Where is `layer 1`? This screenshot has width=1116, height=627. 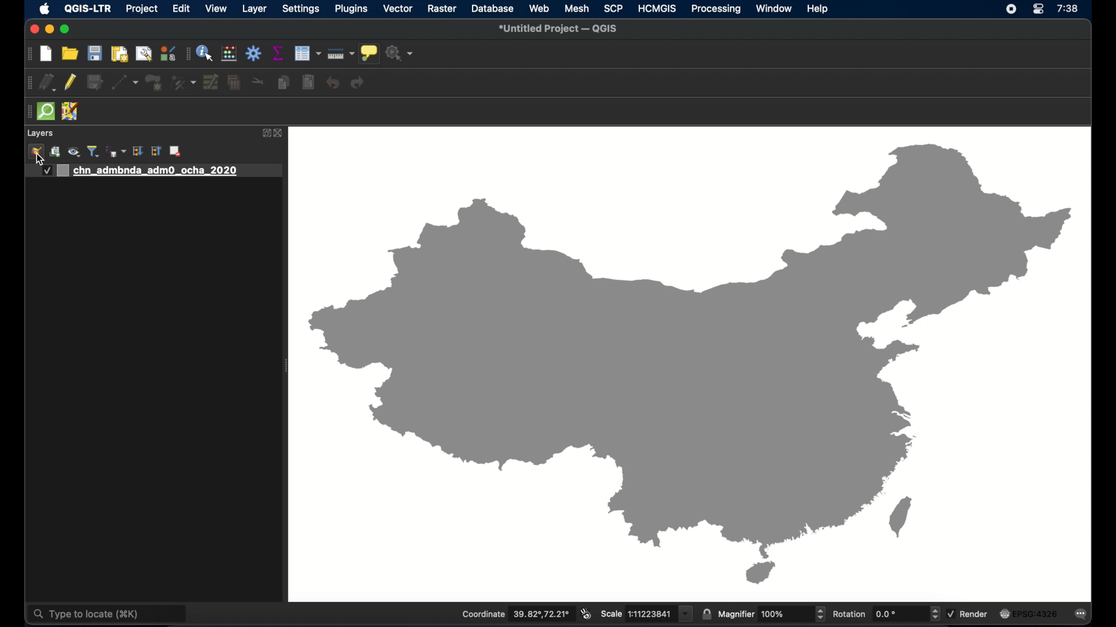
layer 1 is located at coordinates (153, 171).